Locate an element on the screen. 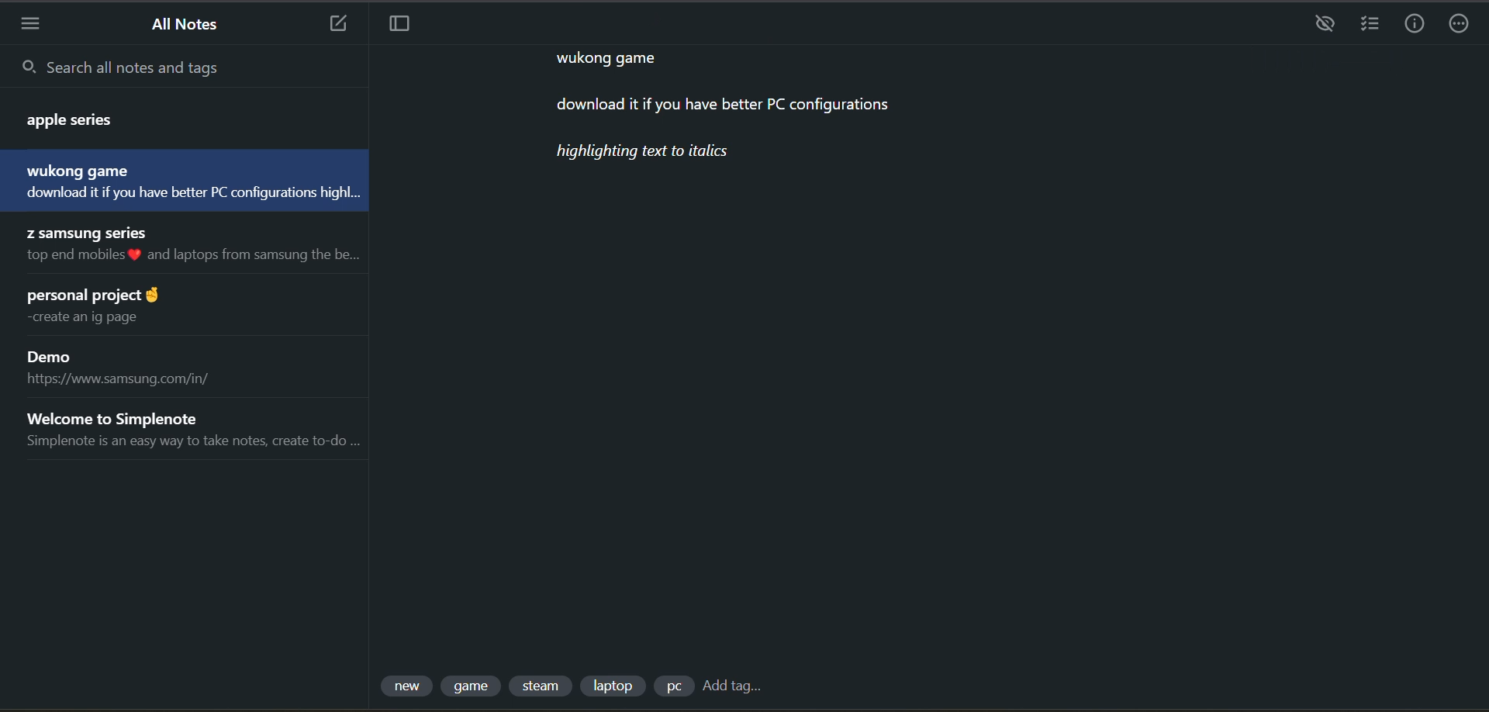  info is located at coordinates (1414, 25).